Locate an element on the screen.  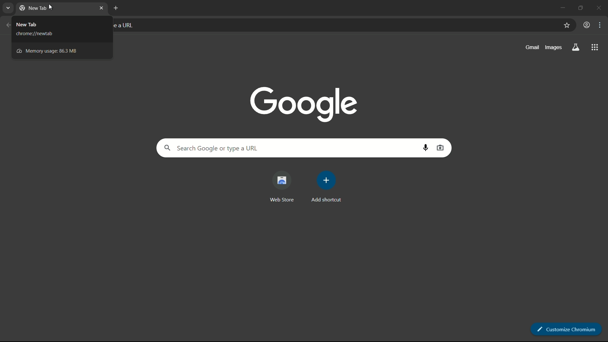
gmail is located at coordinates (533, 47).